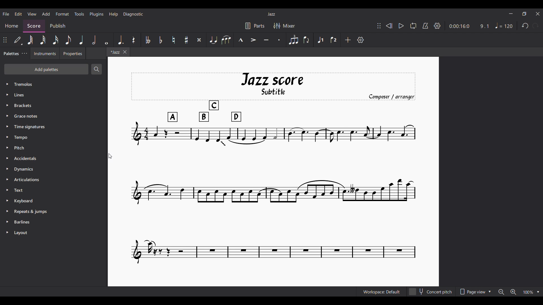 This screenshot has height=305, width=543. I want to click on Palettes, so click(10, 54).